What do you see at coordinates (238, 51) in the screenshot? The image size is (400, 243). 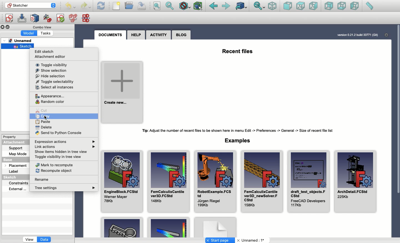 I see `Recent files` at bounding box center [238, 51].